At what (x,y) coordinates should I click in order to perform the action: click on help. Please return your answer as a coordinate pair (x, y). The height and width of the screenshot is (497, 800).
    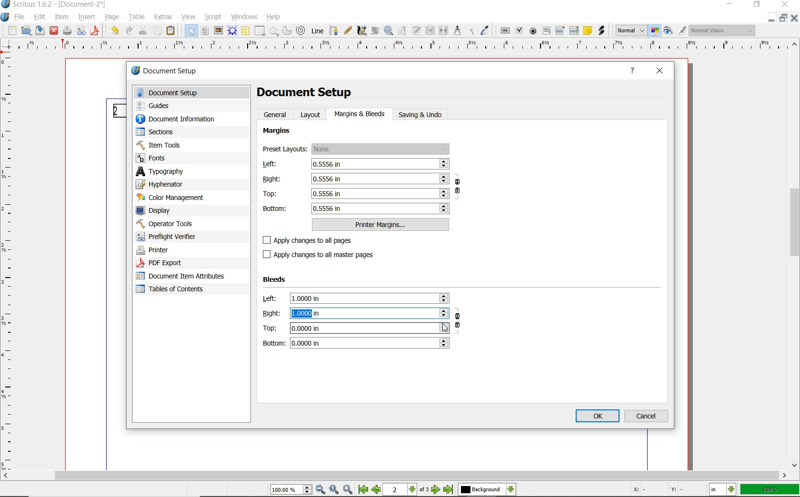
    Looking at the image, I should click on (635, 71).